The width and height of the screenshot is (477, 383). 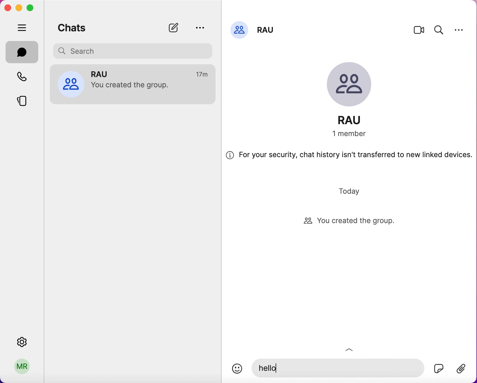 I want to click on settings, so click(x=23, y=340).